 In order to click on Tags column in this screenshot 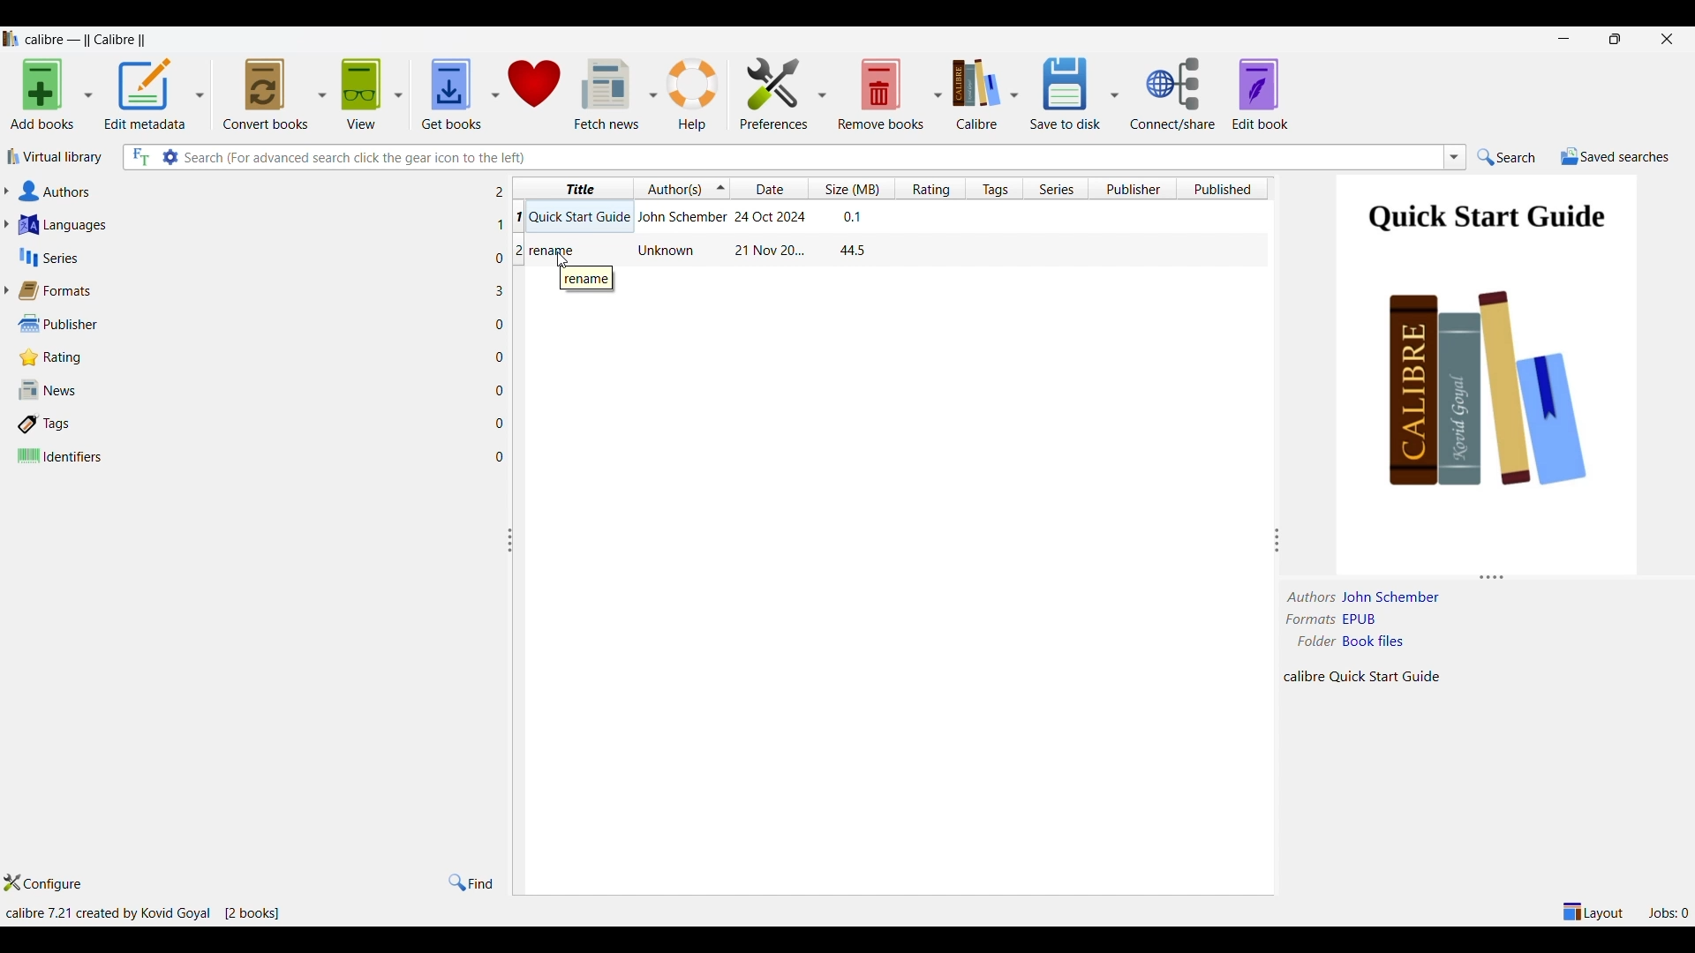, I will do `click(994, 188)`.